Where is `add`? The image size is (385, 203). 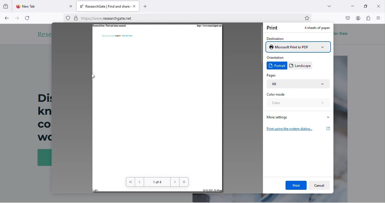
add is located at coordinates (148, 6).